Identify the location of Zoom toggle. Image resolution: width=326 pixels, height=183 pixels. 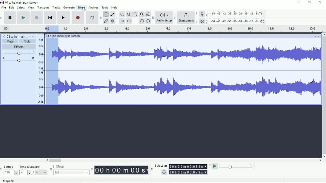
(148, 14).